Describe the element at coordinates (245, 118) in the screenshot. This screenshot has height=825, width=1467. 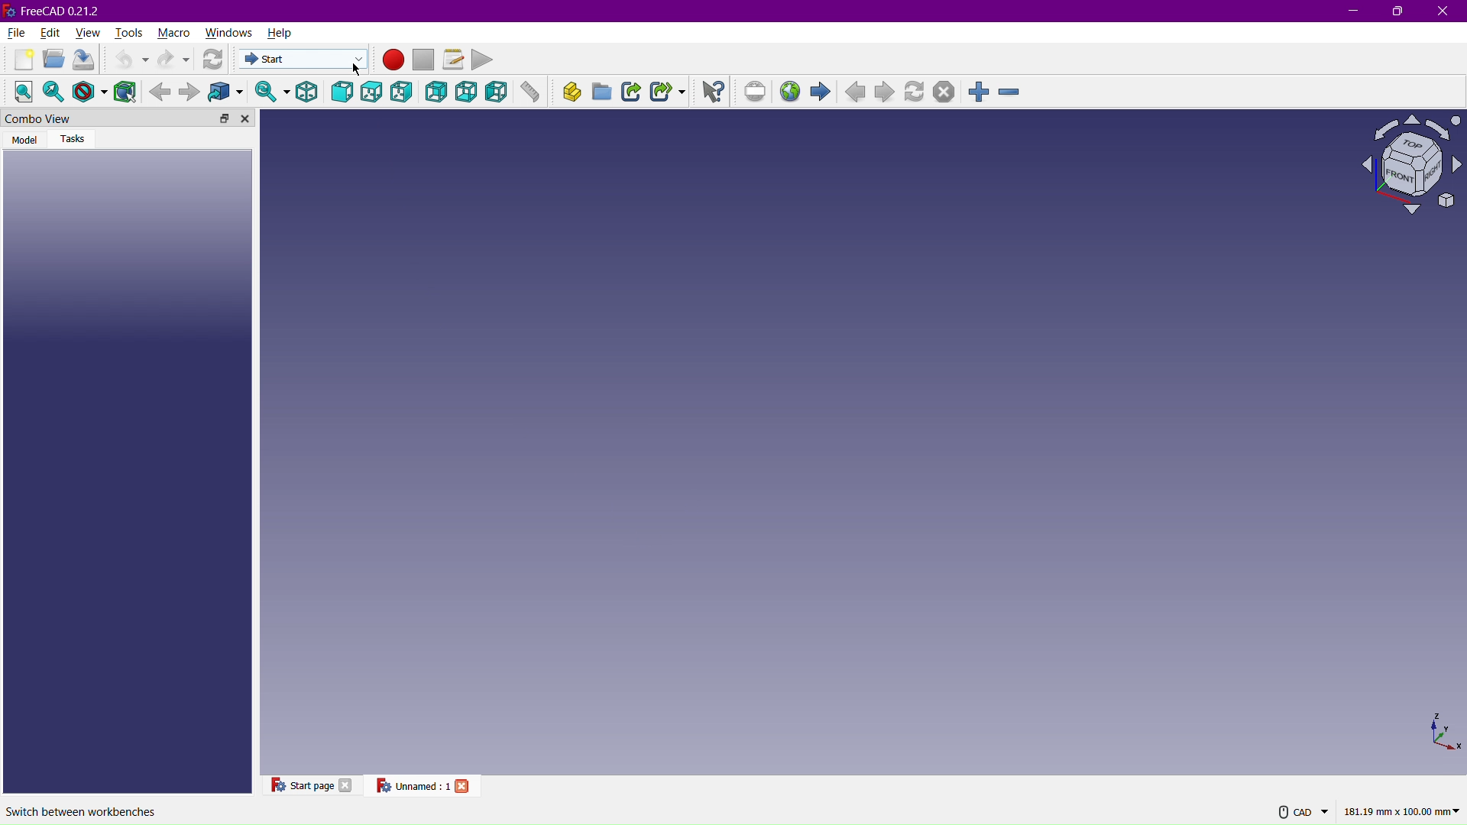
I see `close tab` at that location.